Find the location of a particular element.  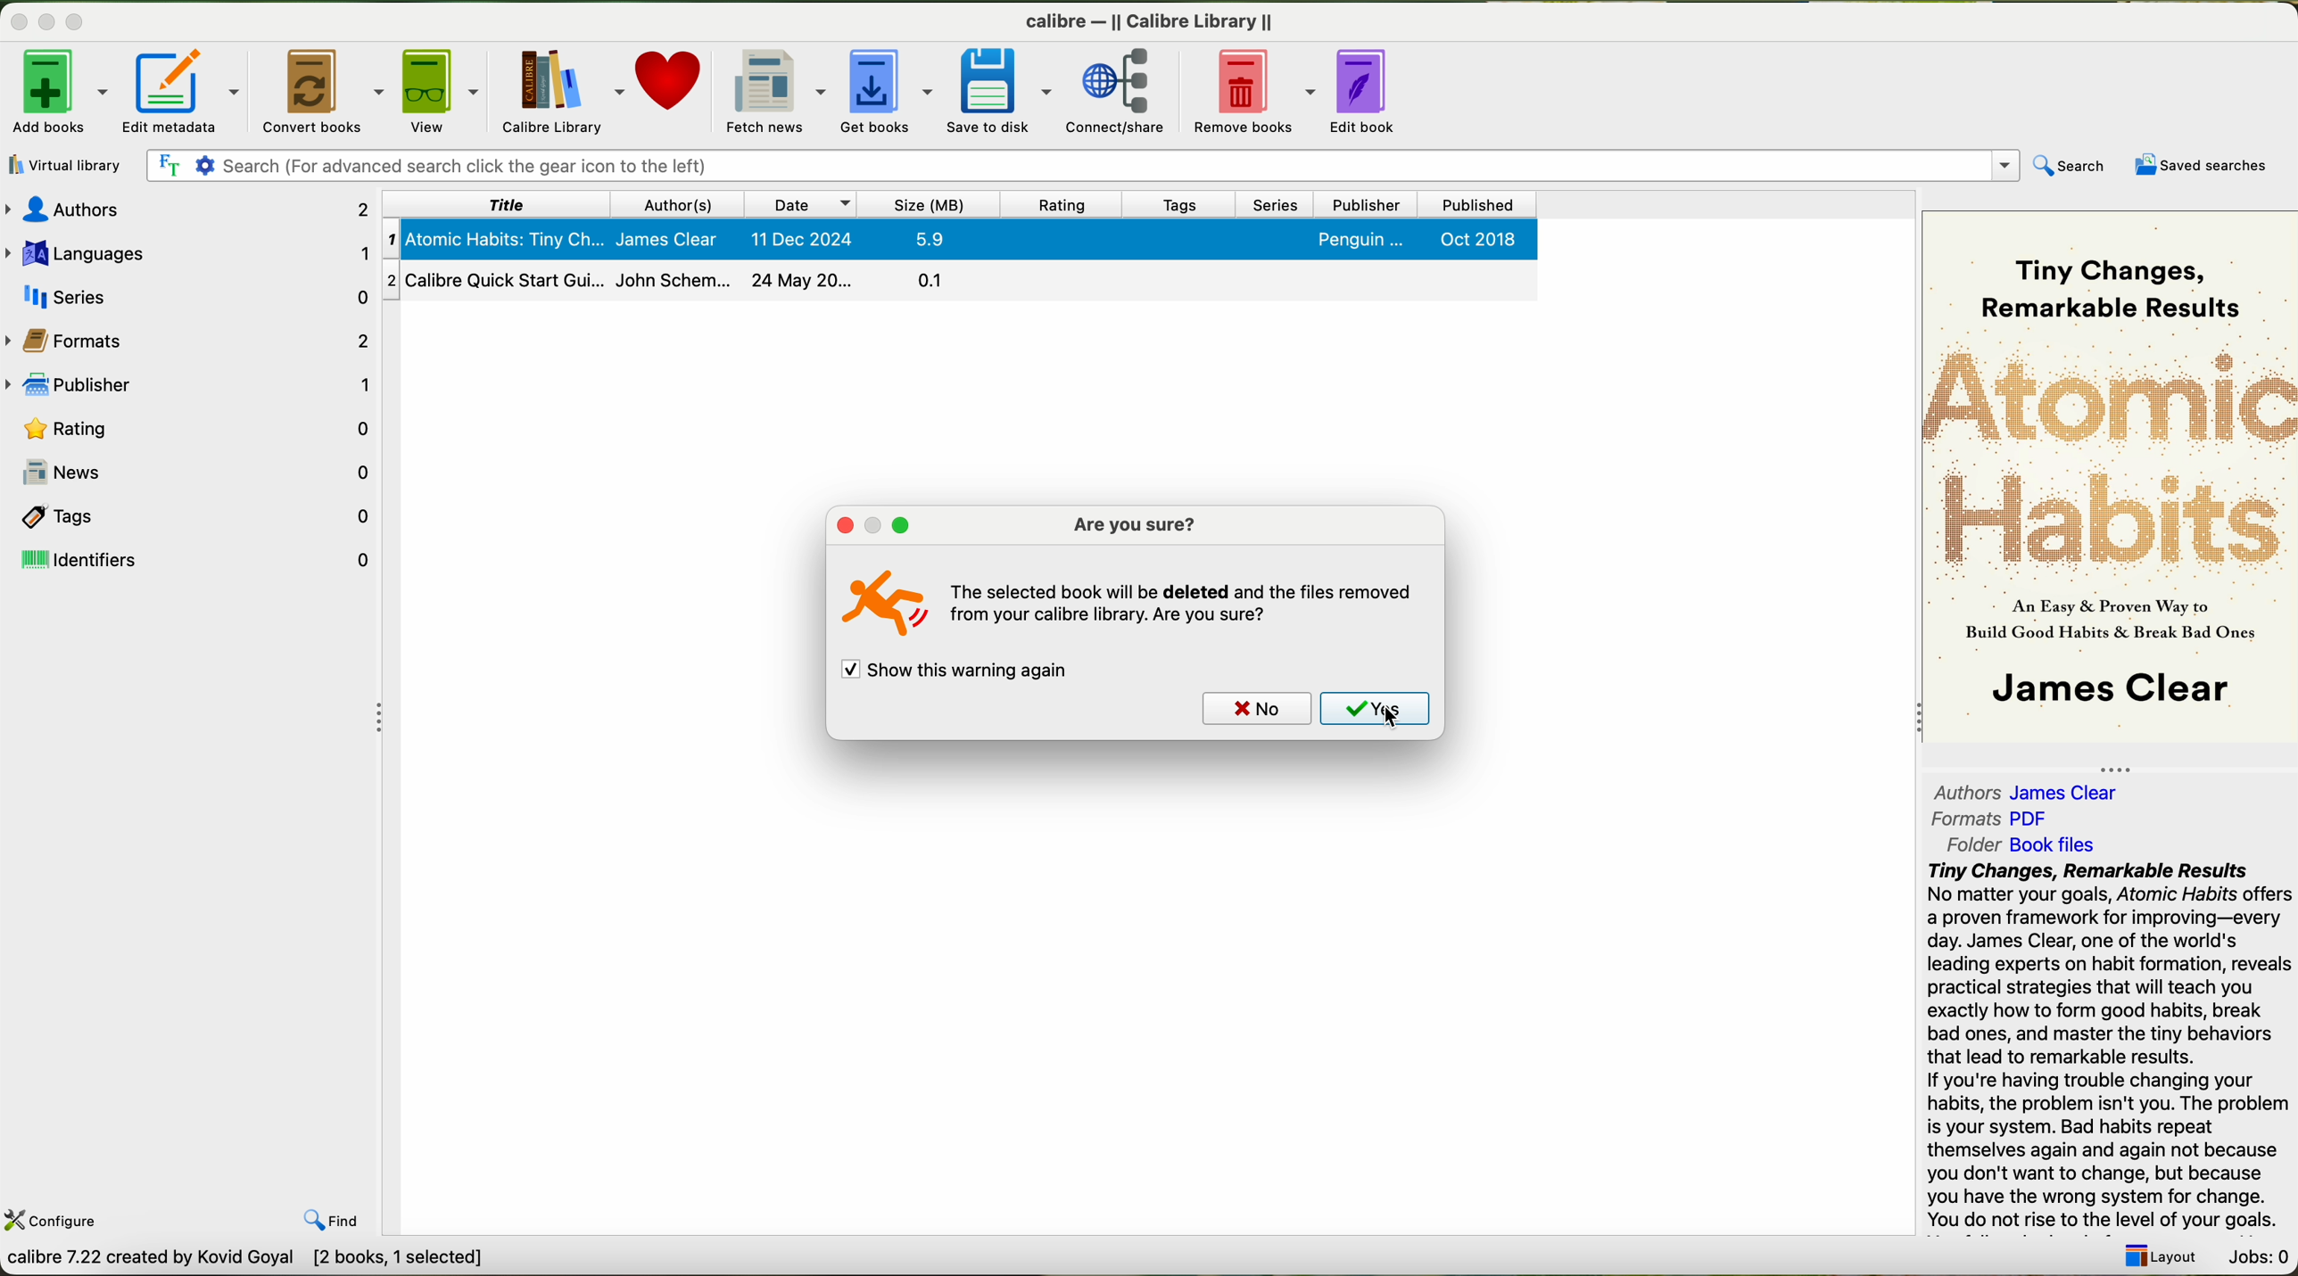

configure is located at coordinates (57, 1221).